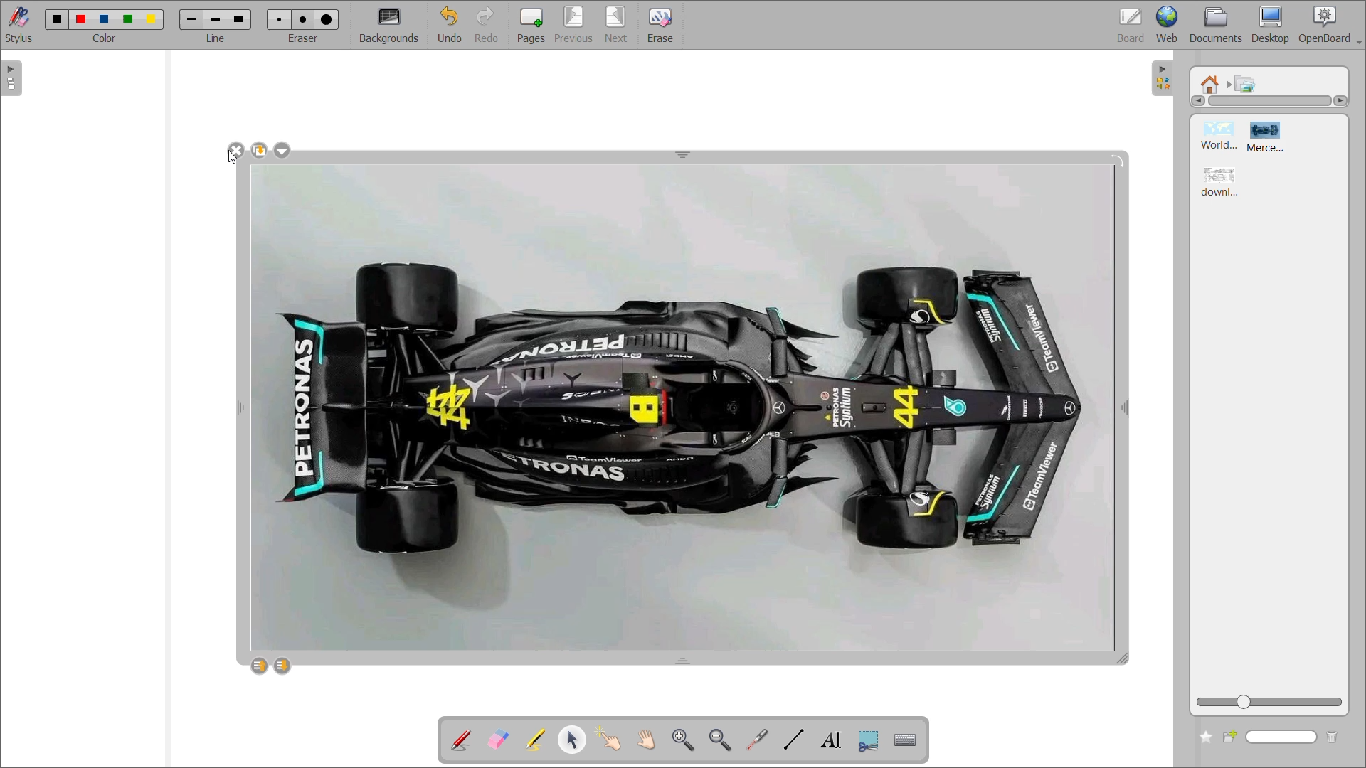 Image resolution: width=1366 pixels, height=768 pixels. Describe the element at coordinates (497, 740) in the screenshot. I see `erase annotation` at that location.